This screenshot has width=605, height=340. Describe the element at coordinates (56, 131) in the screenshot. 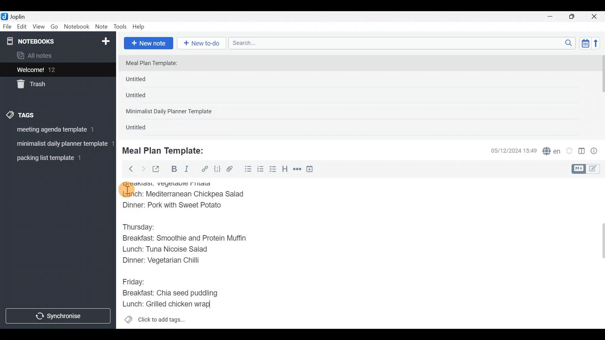

I see `Tag 1` at that location.